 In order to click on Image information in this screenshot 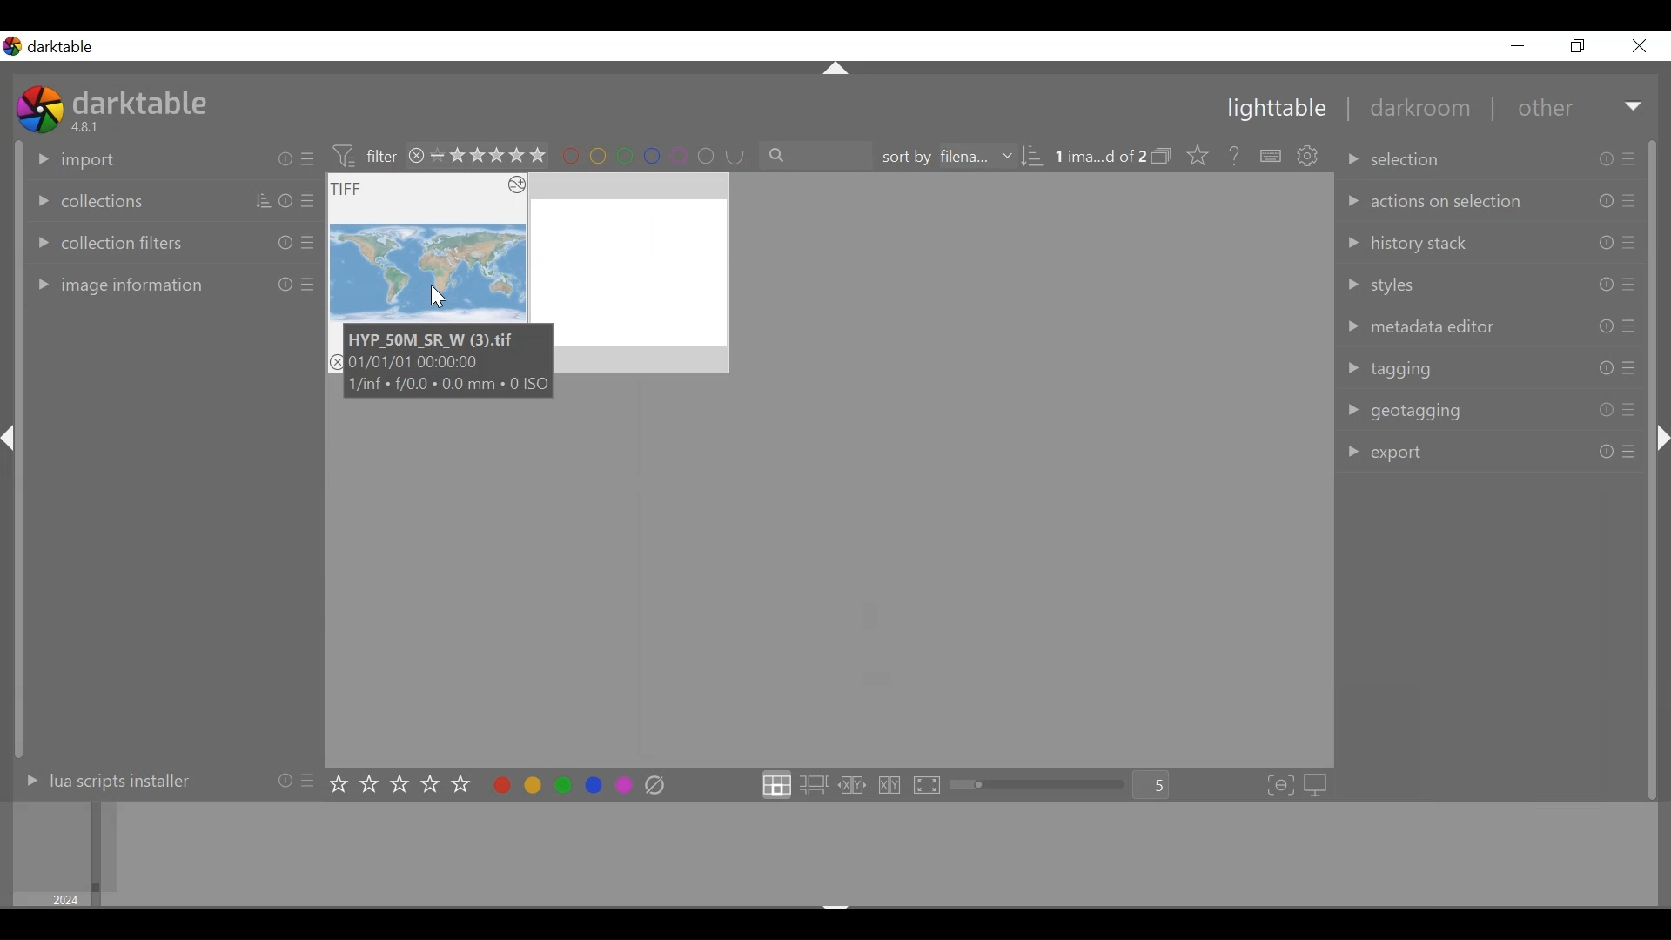, I will do `click(170, 286)`.